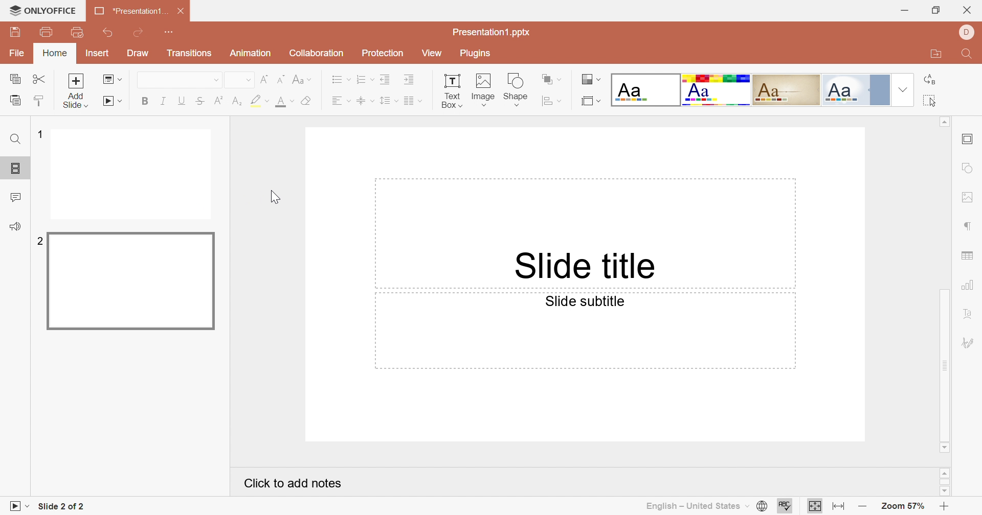 Image resolution: width=982 pixels, height=515 pixels. I want to click on Clear style, so click(309, 101).